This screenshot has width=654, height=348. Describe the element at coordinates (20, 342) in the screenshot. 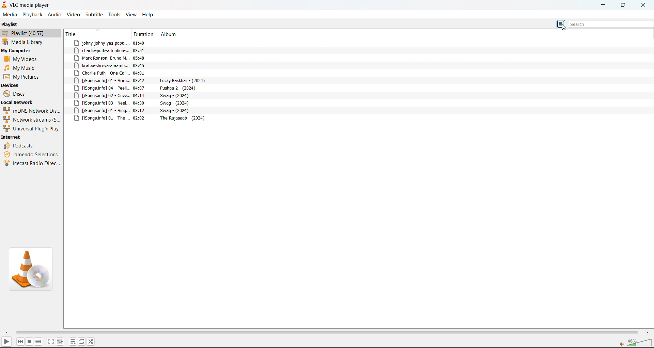

I see `previous` at that location.